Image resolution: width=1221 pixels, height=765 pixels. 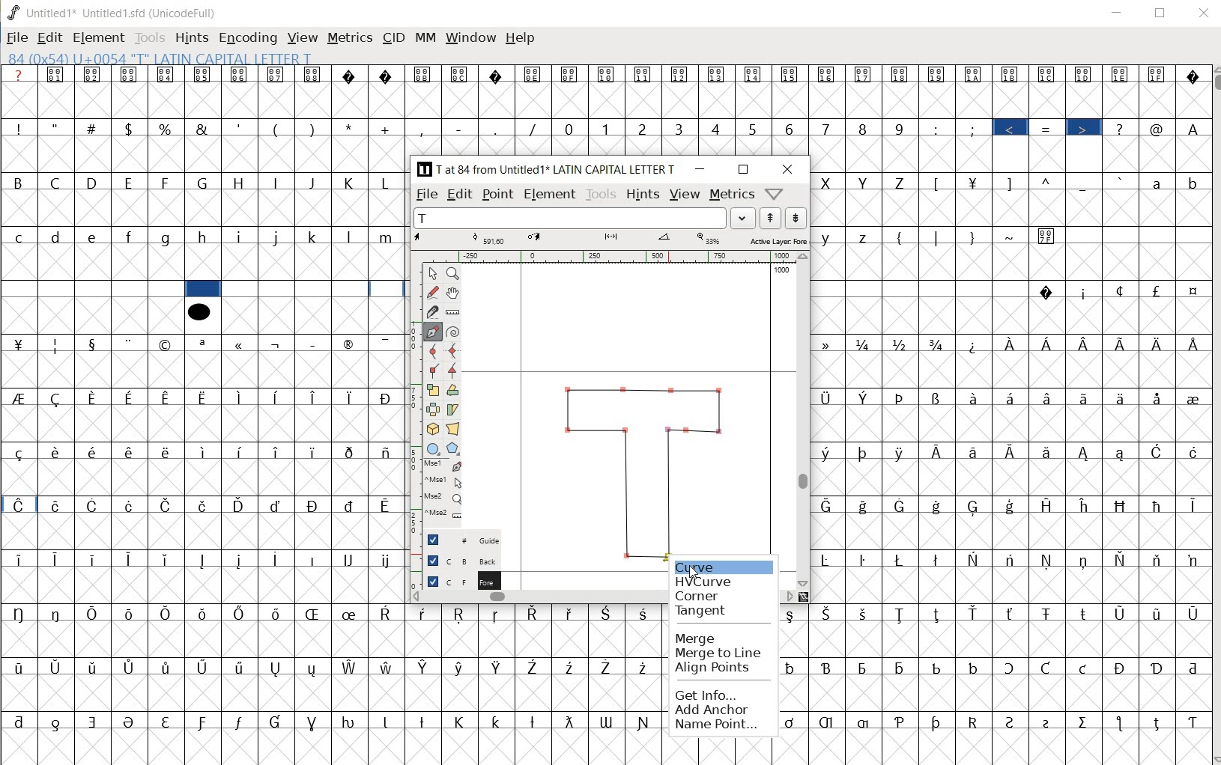 What do you see at coordinates (133, 667) in the screenshot?
I see `Symbol` at bounding box center [133, 667].